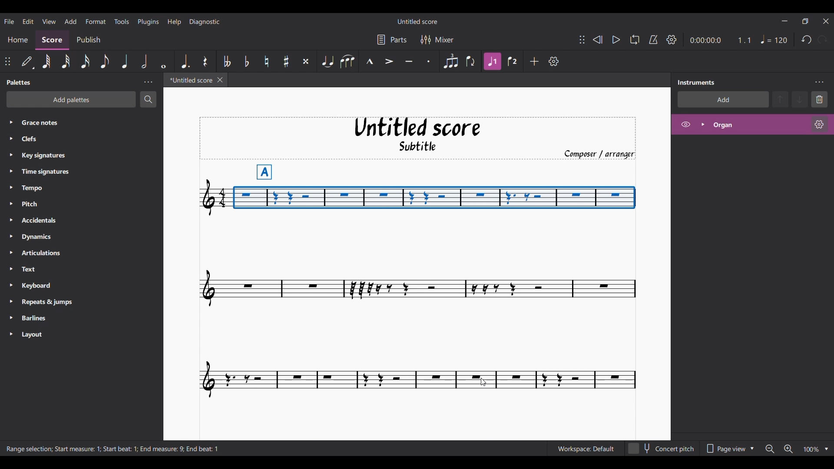 This screenshot has width=834, height=469. Describe the element at coordinates (554, 61) in the screenshot. I see `Customize toolbar` at that location.